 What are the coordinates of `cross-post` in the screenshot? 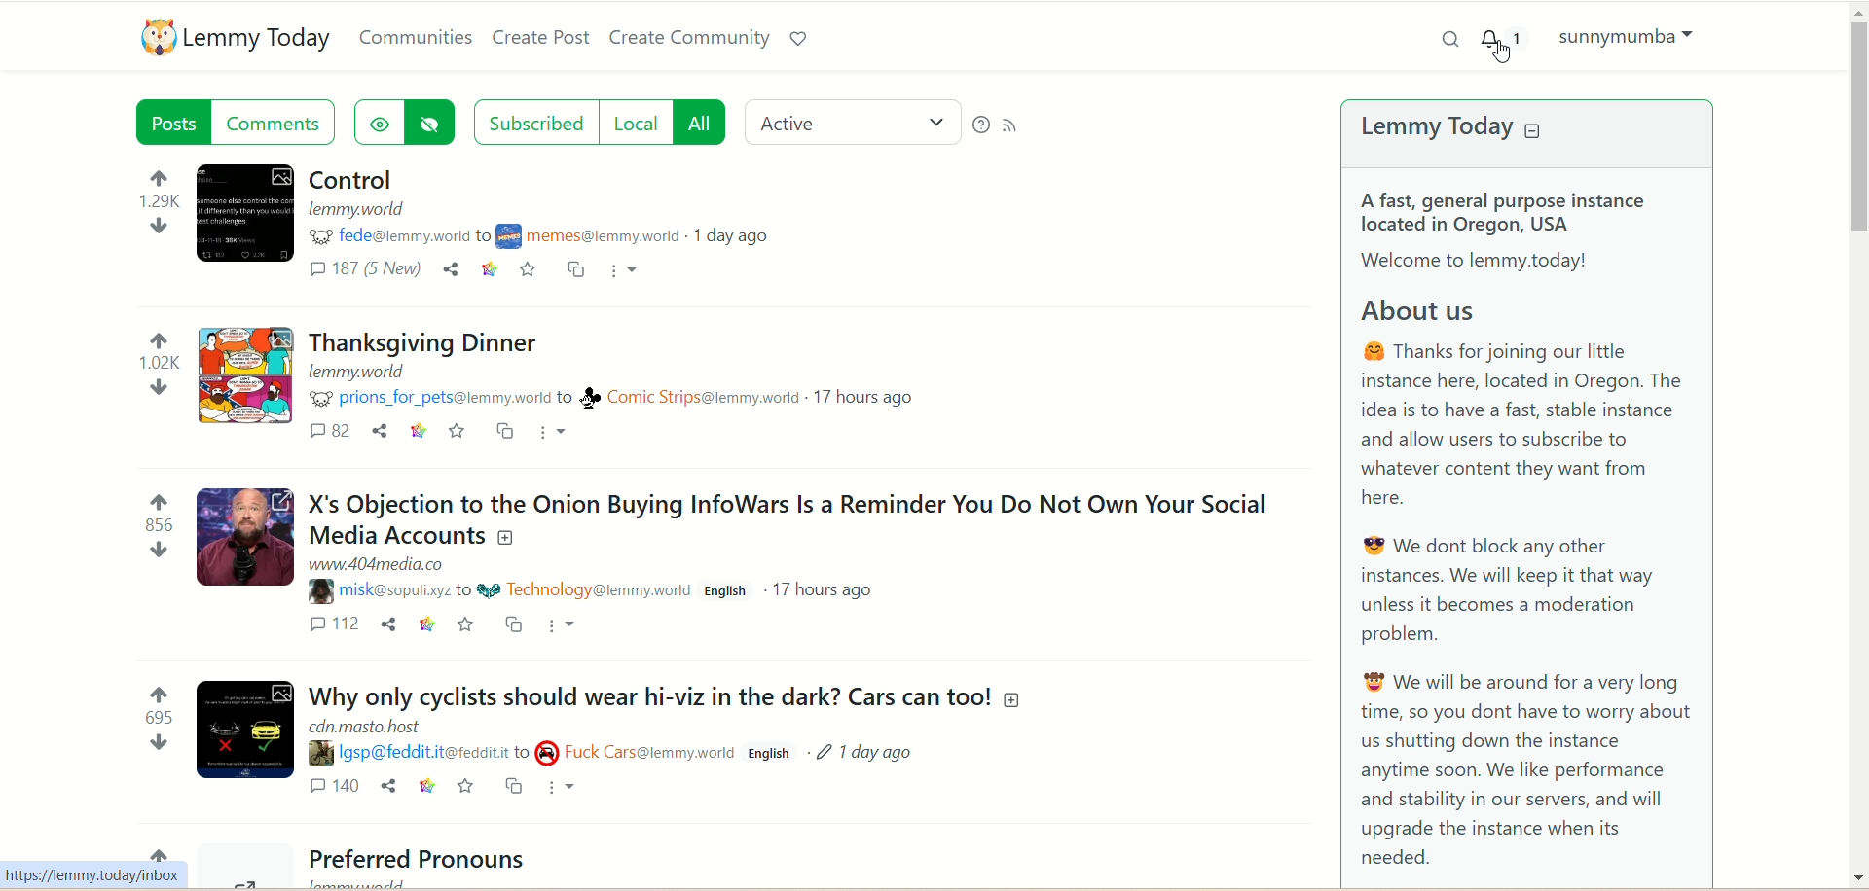 It's located at (573, 267).